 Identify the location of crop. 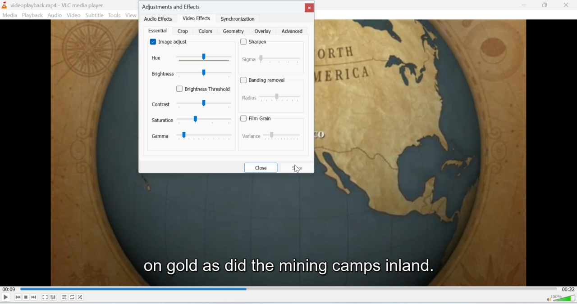
(183, 31).